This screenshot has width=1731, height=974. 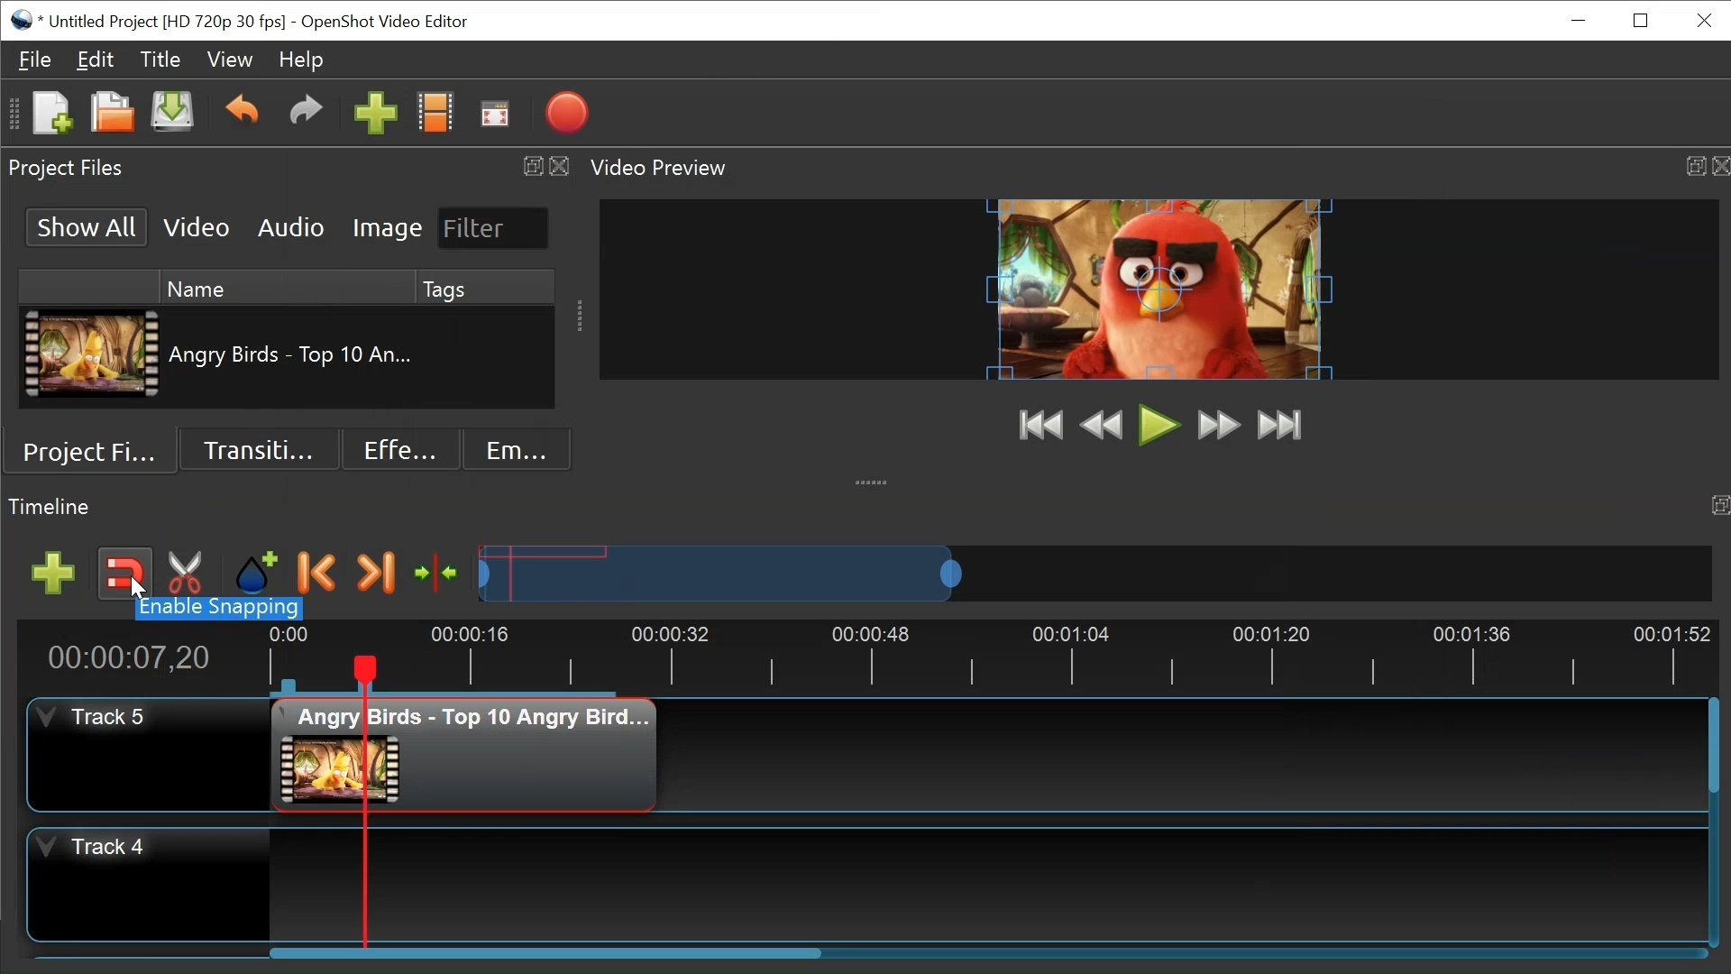 I want to click on Video, so click(x=197, y=227).